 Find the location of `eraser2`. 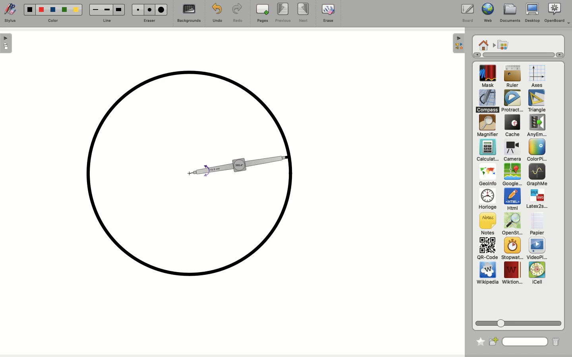

eraser2 is located at coordinates (149, 10).